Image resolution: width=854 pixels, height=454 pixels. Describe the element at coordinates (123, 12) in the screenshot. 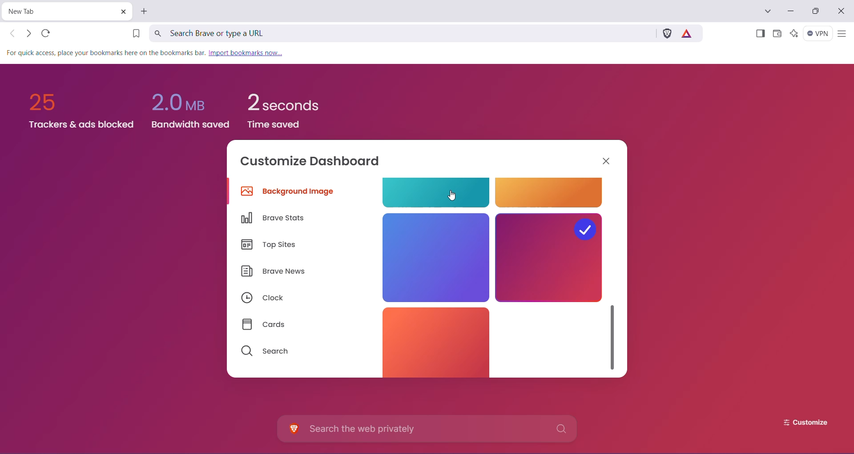

I see `Close Tab` at that location.